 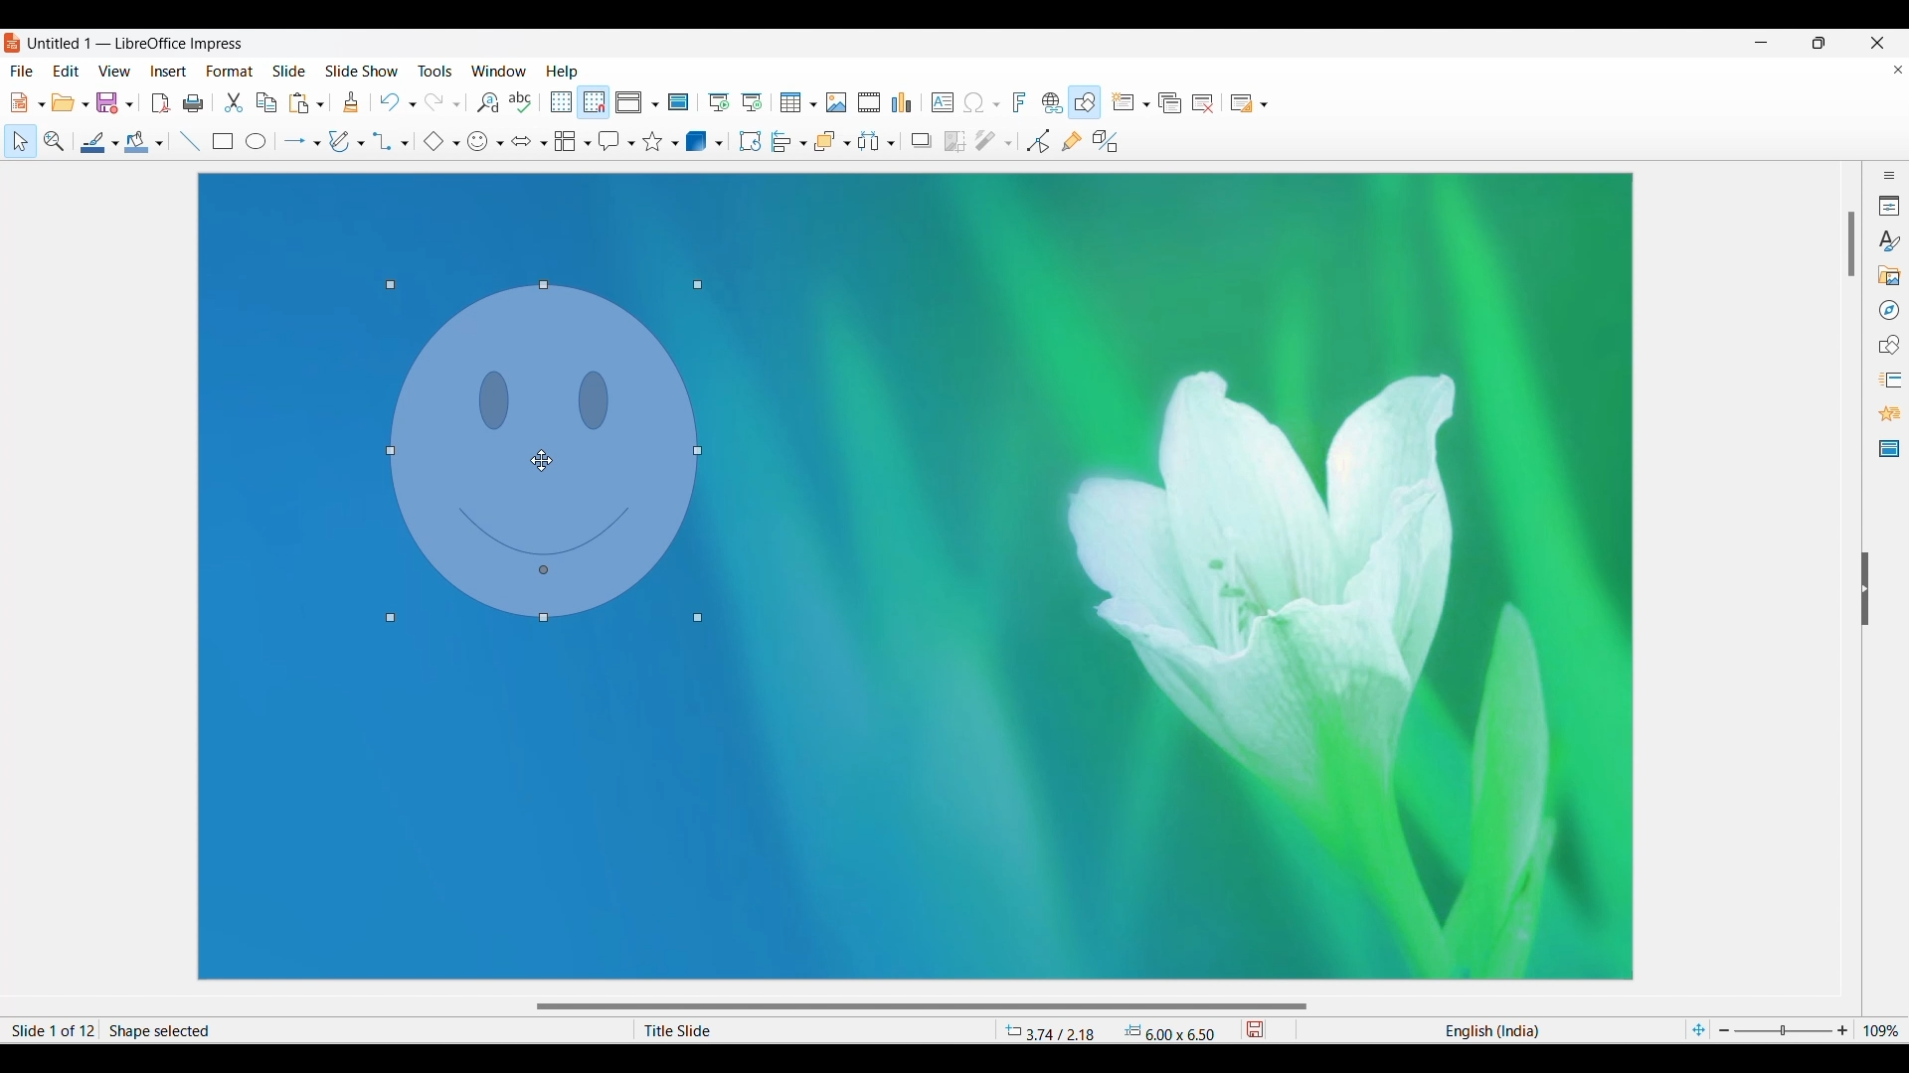 What do you see at coordinates (1072, 141) in the screenshot?
I see `Show gluepoint functions` at bounding box center [1072, 141].